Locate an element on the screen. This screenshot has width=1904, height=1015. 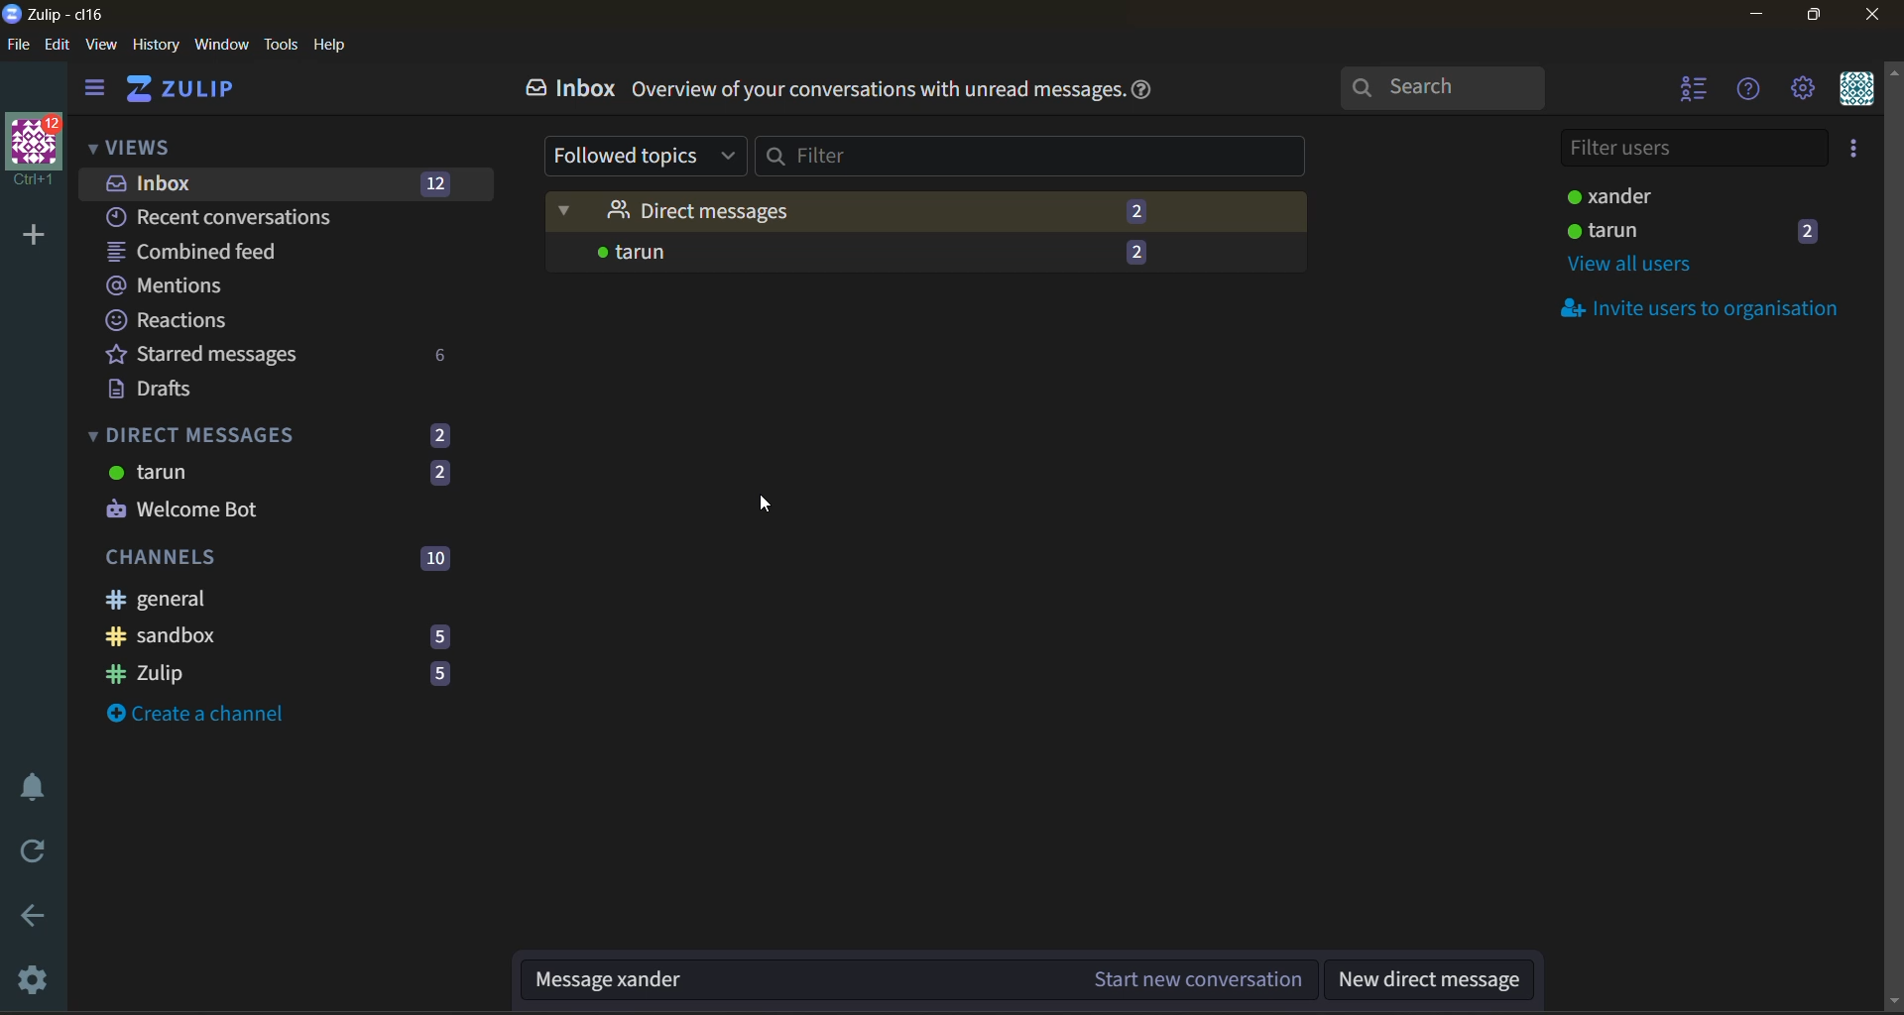
invite users to organisation is located at coordinates (1854, 151).